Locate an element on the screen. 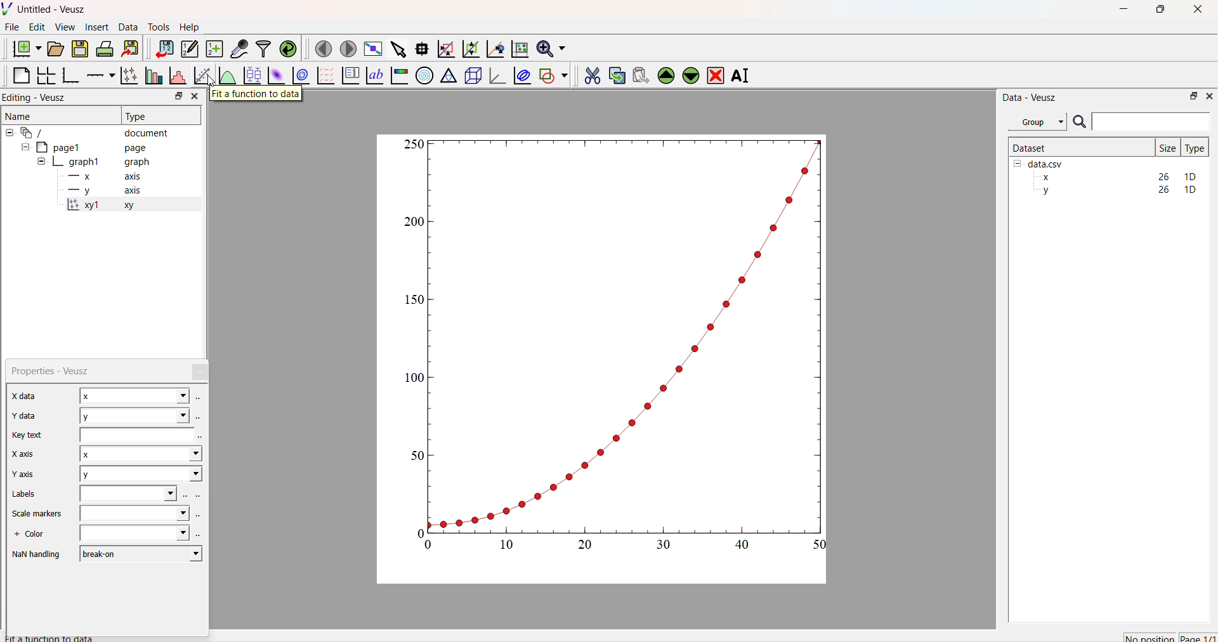 Image resolution: width=1218 pixels, height=642 pixels. Remove is located at coordinates (715, 74).